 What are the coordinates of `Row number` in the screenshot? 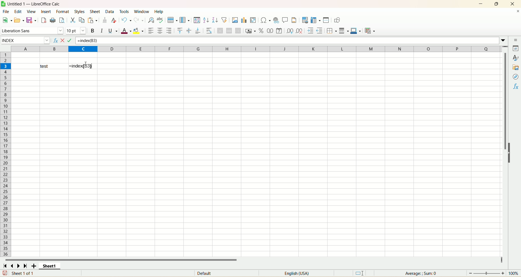 It's located at (6, 57).